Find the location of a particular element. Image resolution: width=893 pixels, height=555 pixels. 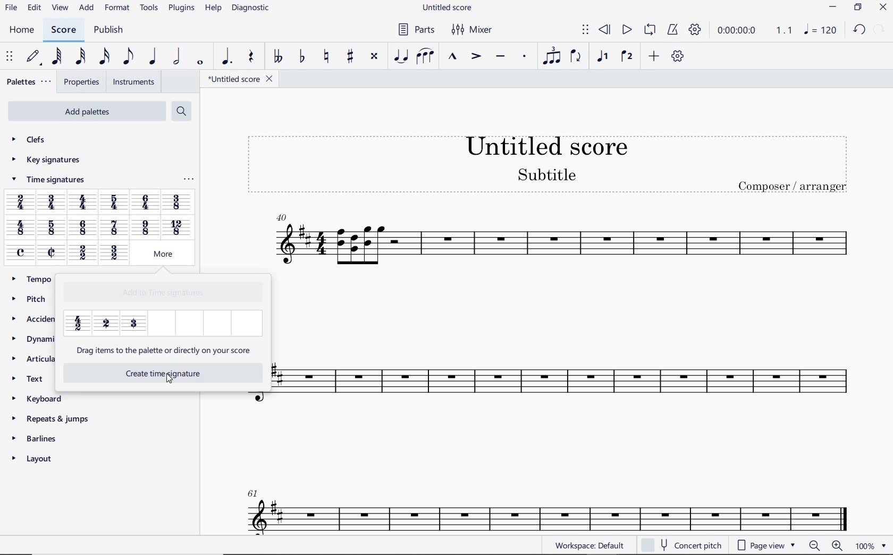

FILE NAME is located at coordinates (448, 9).